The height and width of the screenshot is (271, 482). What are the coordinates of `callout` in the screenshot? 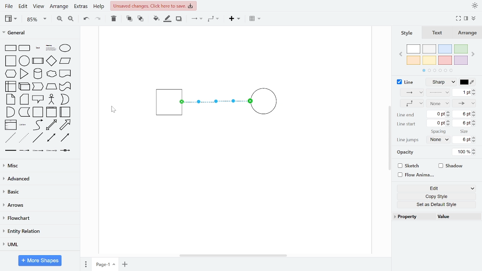 It's located at (38, 99).